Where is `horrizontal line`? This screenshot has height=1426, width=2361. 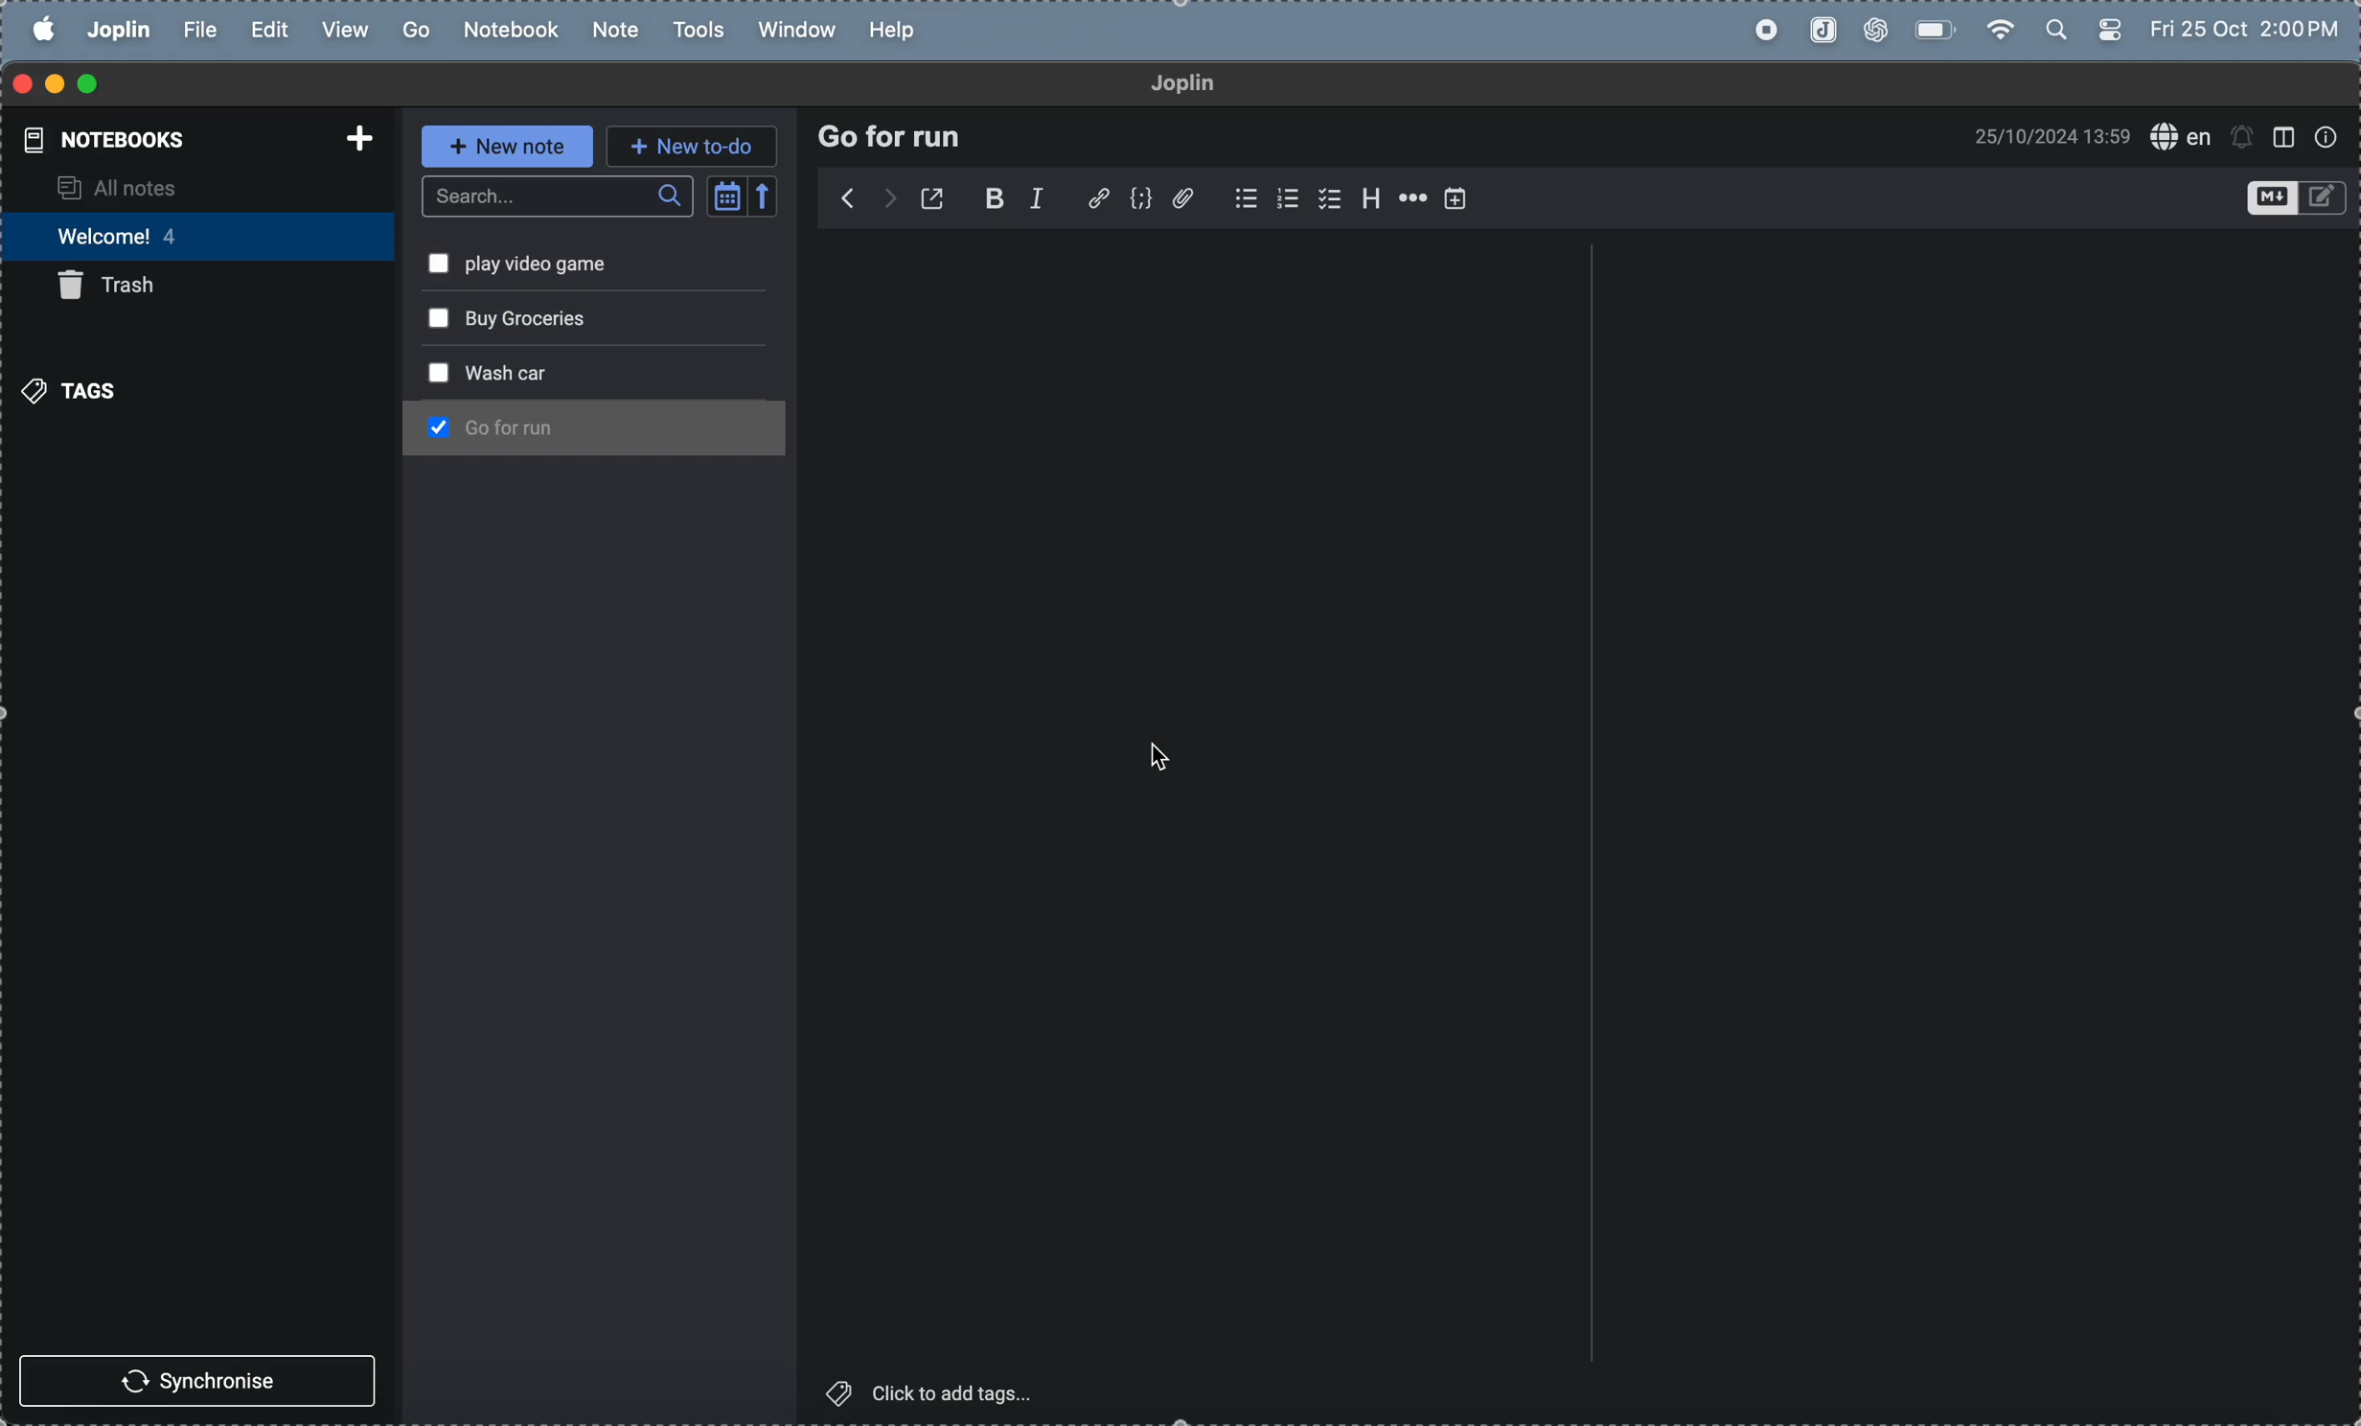 horrizontal line is located at coordinates (1411, 194).